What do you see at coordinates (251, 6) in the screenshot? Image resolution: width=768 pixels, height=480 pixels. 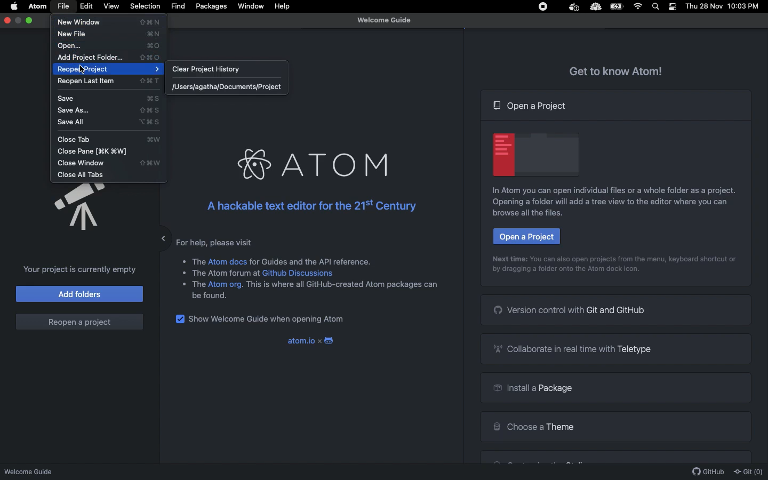 I see `Window` at bounding box center [251, 6].